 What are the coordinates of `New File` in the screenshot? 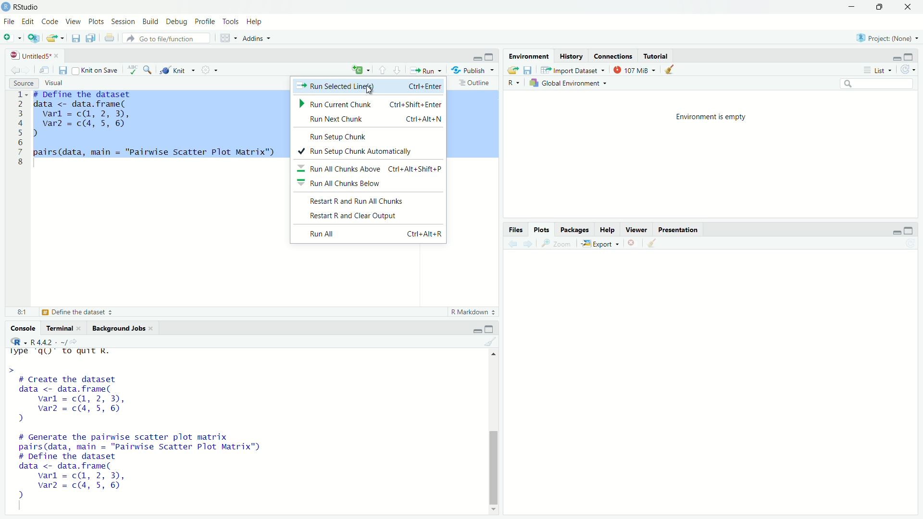 It's located at (12, 37).